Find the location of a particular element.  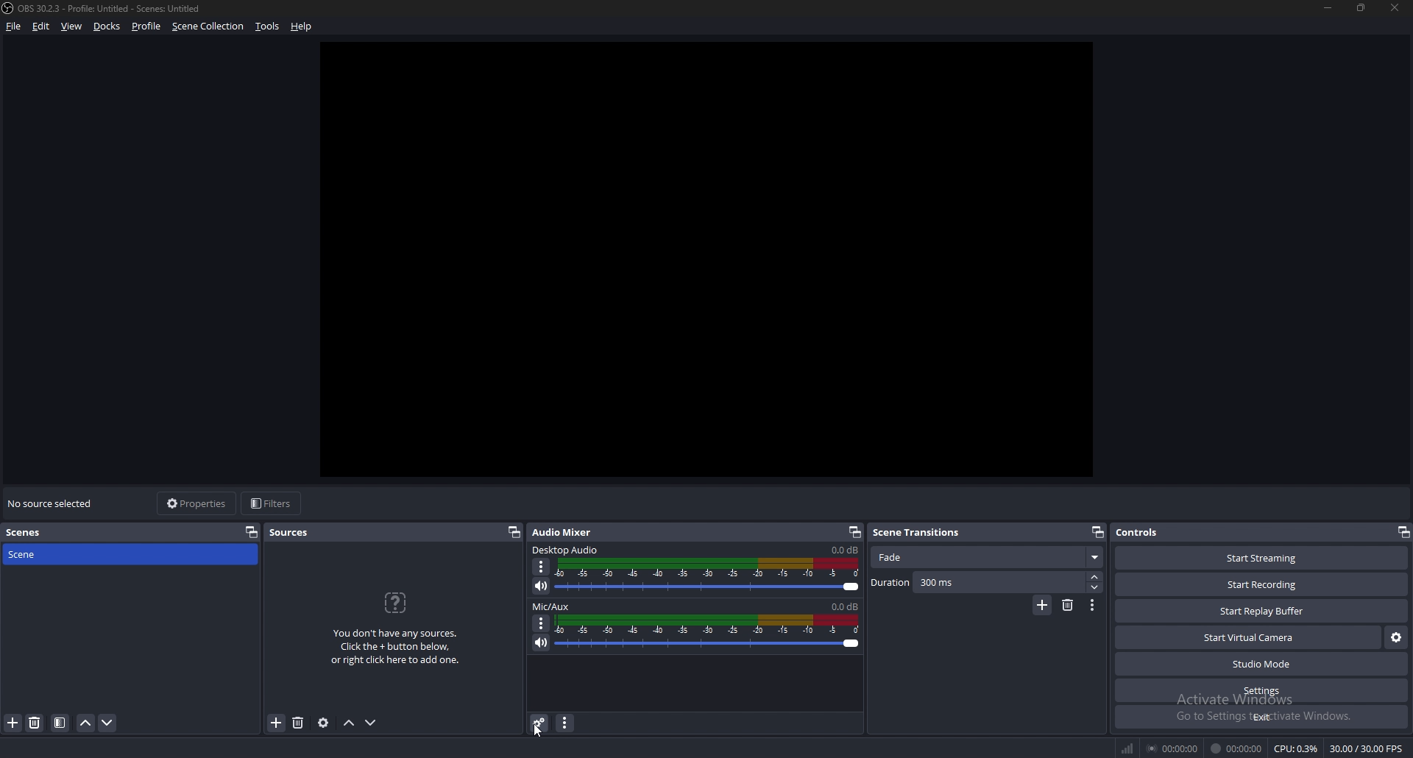

filter is located at coordinates (60, 723).